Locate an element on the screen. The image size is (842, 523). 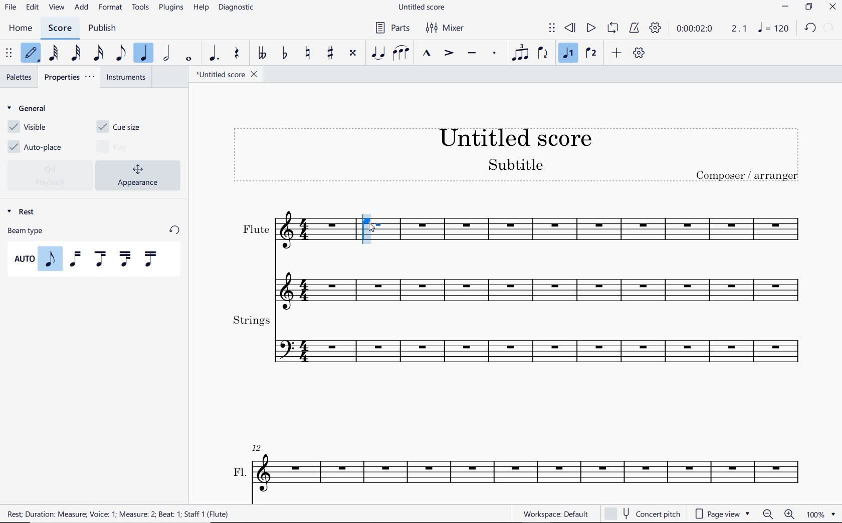
DIAGNOSTIC is located at coordinates (238, 8).